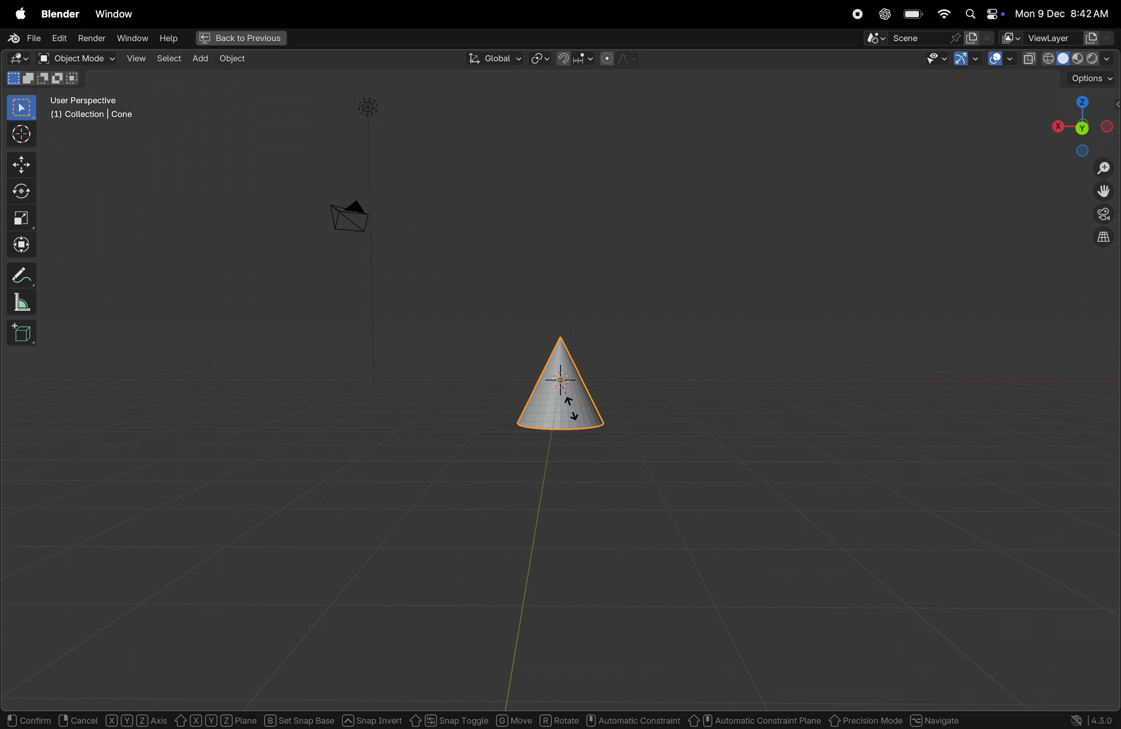 The height and width of the screenshot is (729, 1121). Describe the element at coordinates (242, 38) in the screenshot. I see `back to previous` at that location.